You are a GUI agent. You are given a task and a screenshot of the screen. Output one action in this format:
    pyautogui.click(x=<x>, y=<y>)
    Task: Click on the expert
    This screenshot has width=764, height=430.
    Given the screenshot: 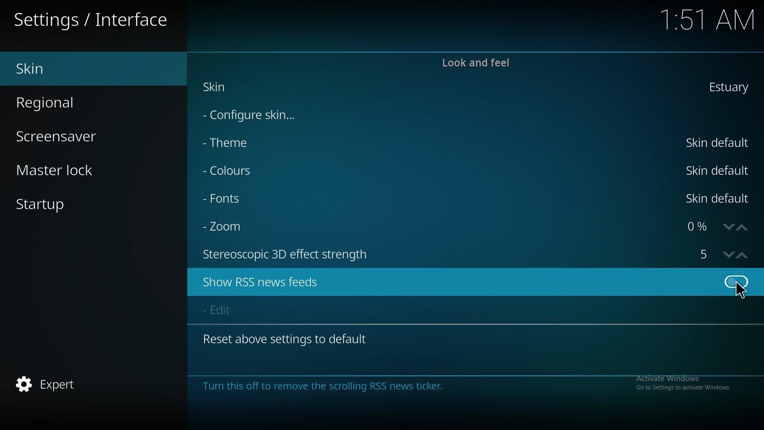 What is the action you would take?
    pyautogui.click(x=54, y=385)
    